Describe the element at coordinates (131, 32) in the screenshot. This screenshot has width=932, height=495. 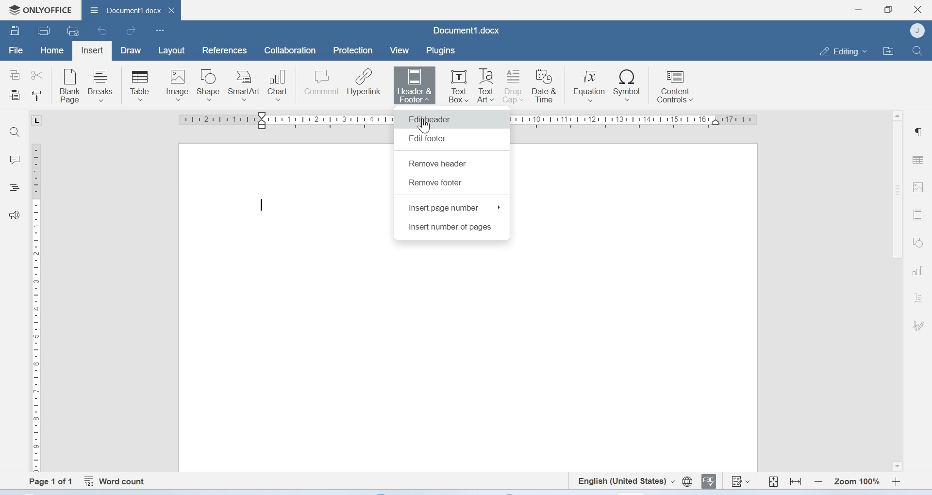
I see `redo` at that location.